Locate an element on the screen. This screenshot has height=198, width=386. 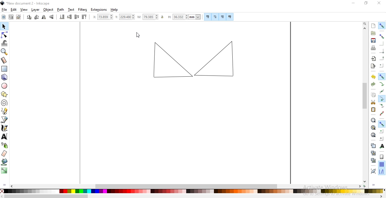
raise selection to top is located at coordinates (84, 17).